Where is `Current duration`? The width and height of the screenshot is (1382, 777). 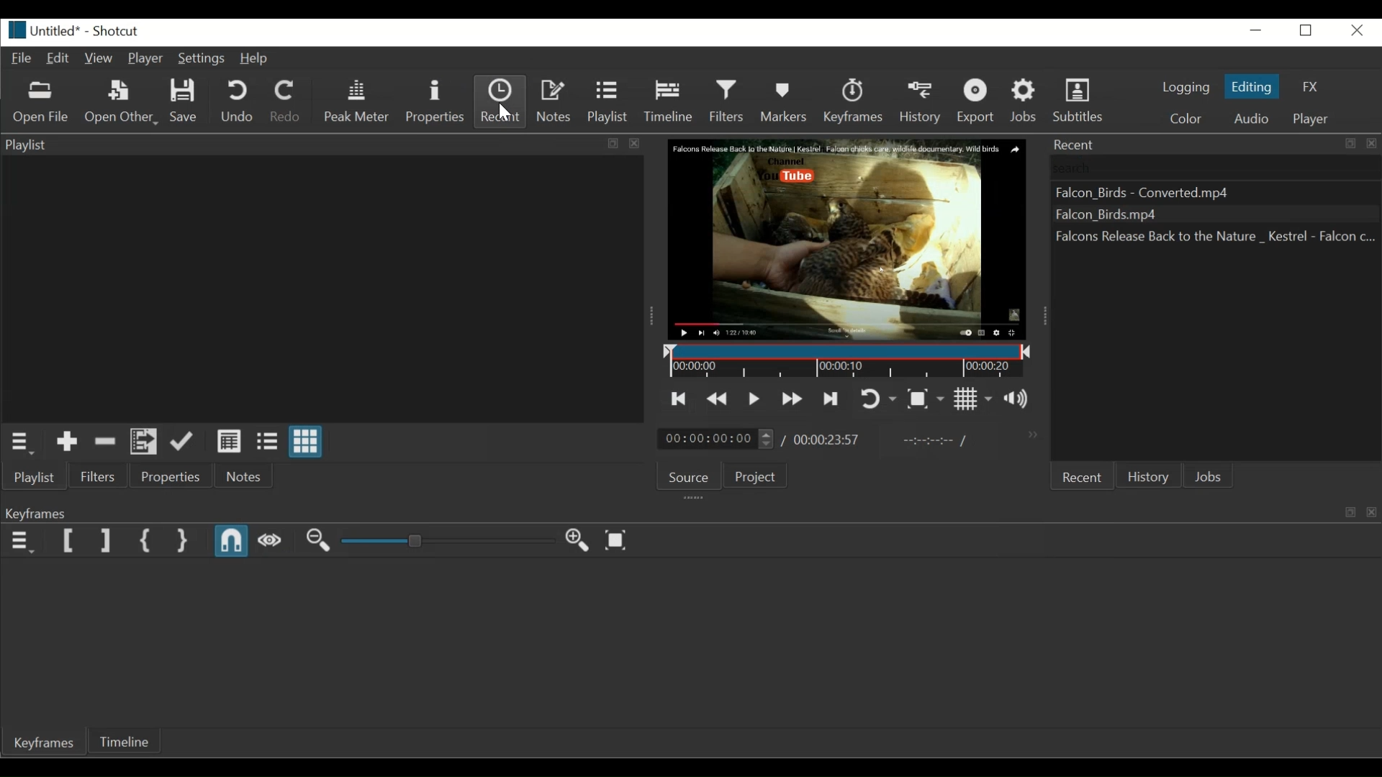 Current duration is located at coordinates (718, 440).